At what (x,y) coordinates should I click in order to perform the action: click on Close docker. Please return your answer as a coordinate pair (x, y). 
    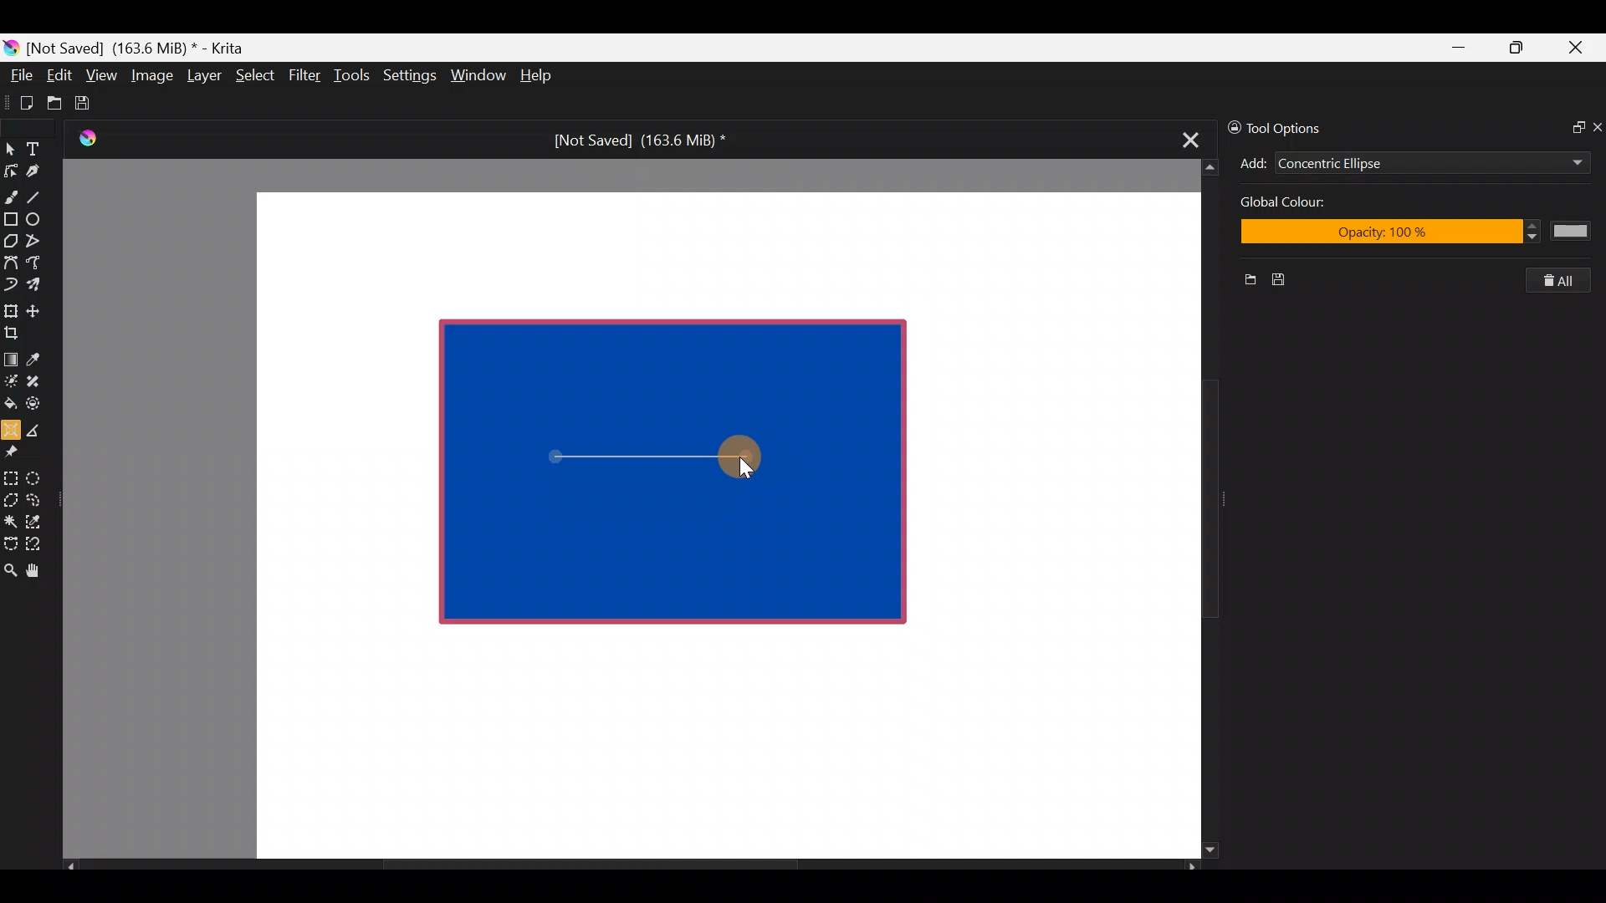
    Looking at the image, I should click on (1596, 126).